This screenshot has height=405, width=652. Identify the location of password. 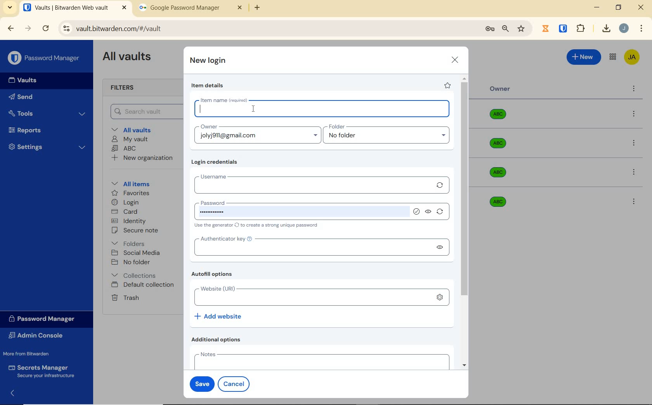
(300, 210).